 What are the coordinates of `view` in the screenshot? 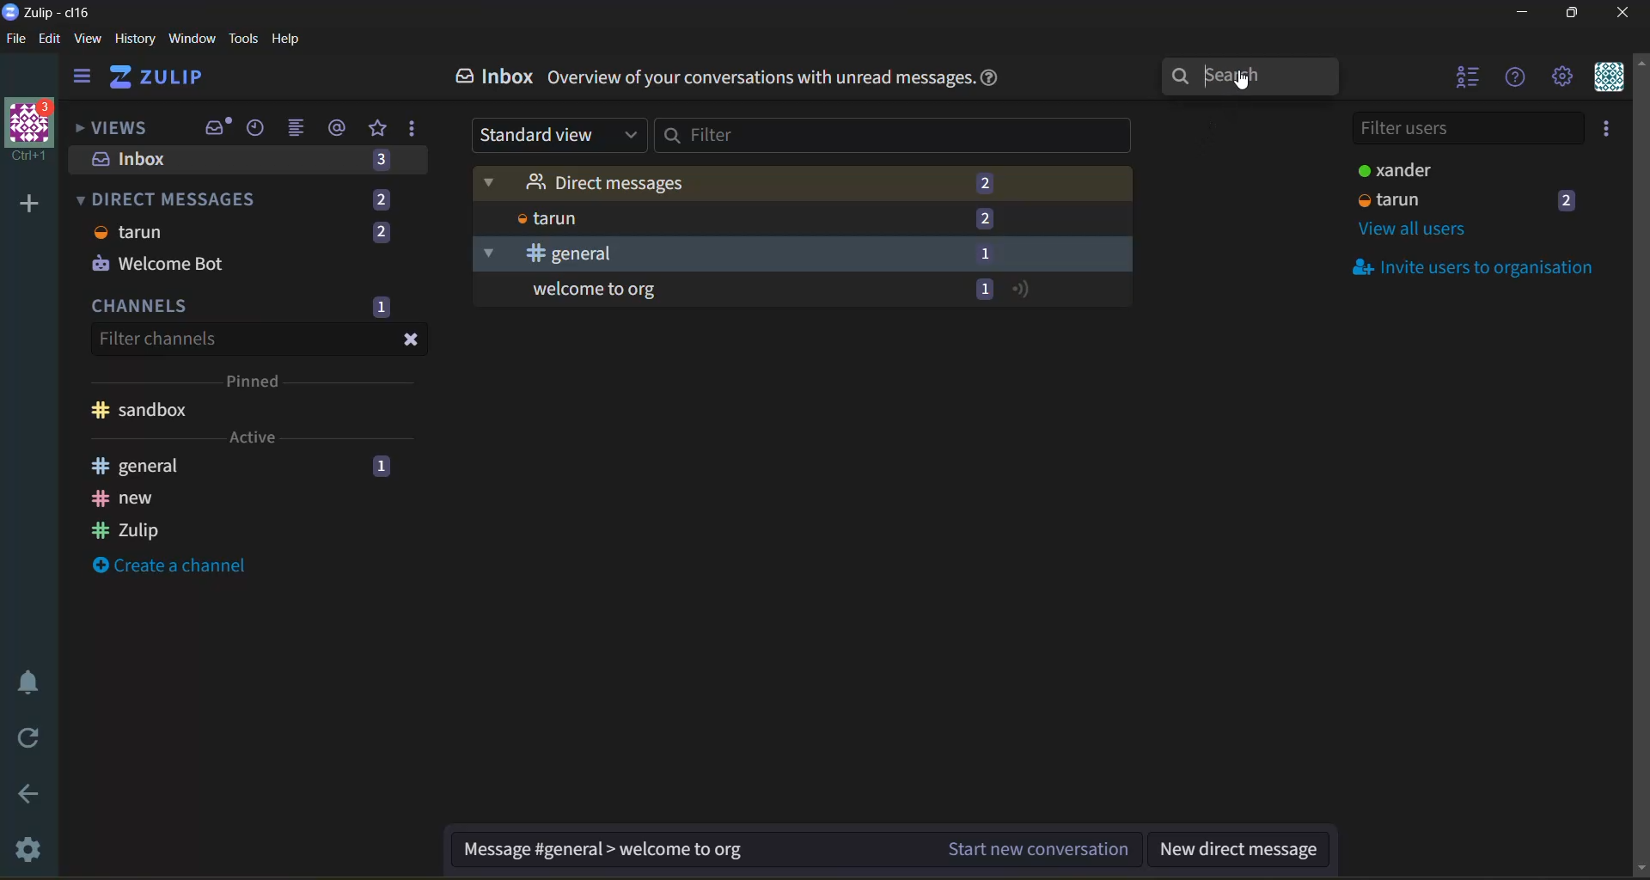 It's located at (88, 39).